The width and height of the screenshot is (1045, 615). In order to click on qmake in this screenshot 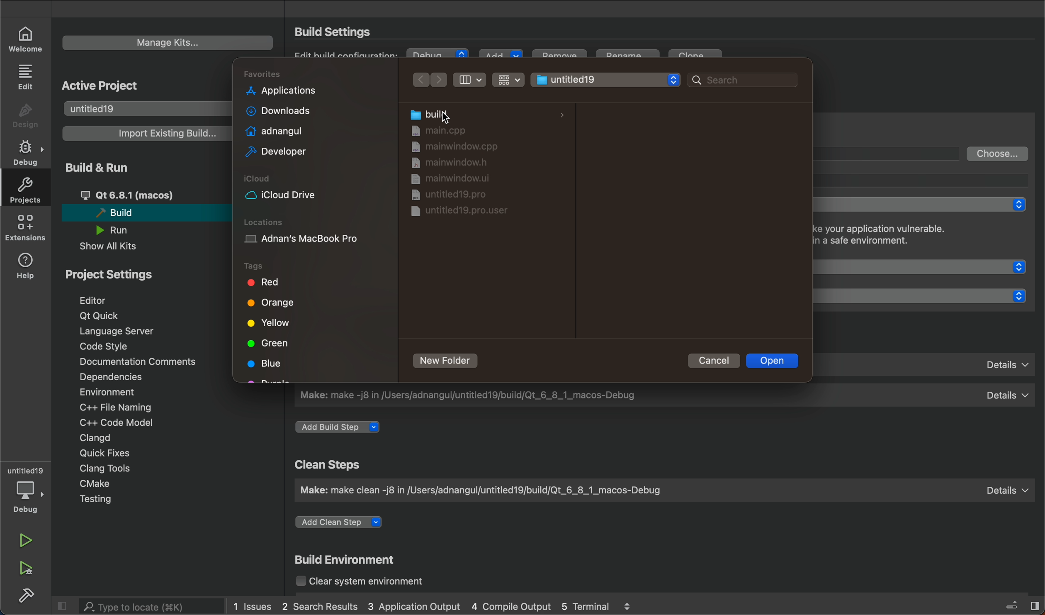, I will do `click(929, 363)`.